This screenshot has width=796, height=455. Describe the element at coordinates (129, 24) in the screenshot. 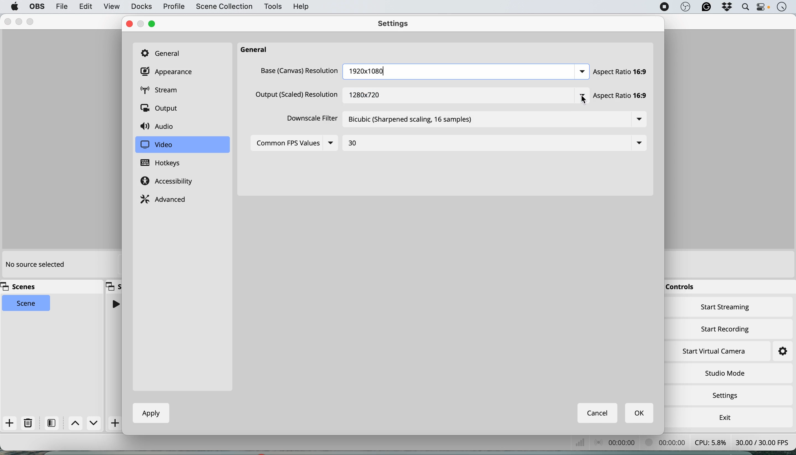

I see `close` at that location.